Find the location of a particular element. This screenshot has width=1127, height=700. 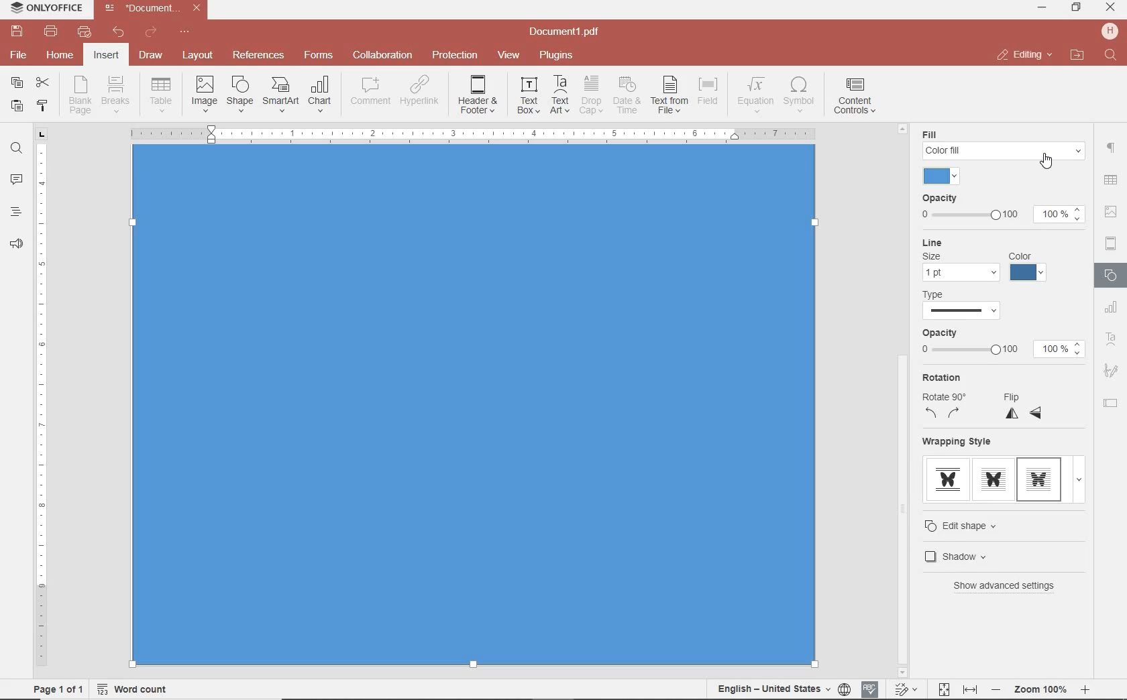

SIGNATURE is located at coordinates (1111, 371).